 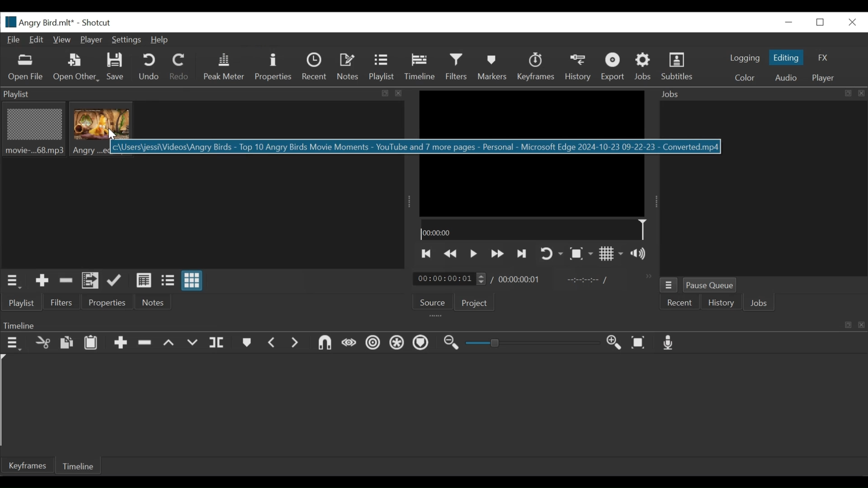 What do you see at coordinates (169, 282) in the screenshot?
I see `View as file` at bounding box center [169, 282].